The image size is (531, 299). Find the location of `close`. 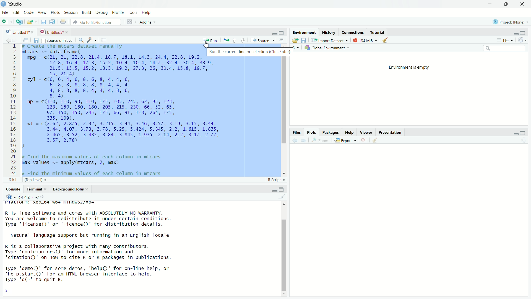

close is located at coordinates (364, 140).